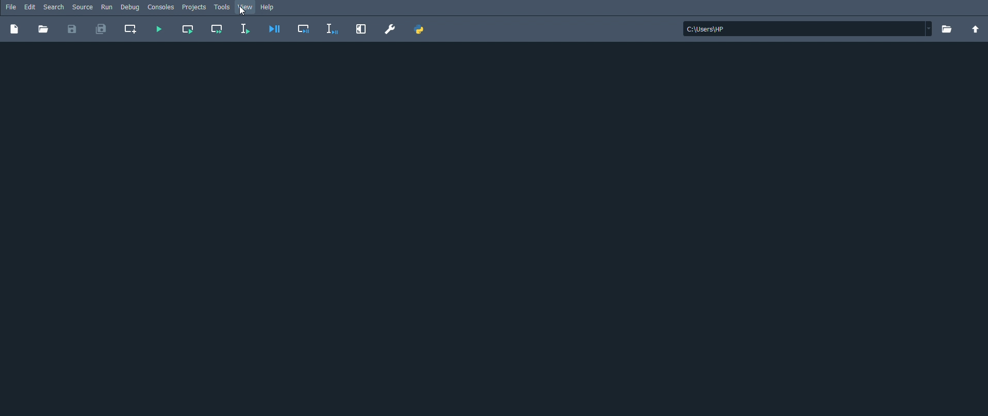 The image size is (988, 416). I want to click on Open file, so click(43, 30).